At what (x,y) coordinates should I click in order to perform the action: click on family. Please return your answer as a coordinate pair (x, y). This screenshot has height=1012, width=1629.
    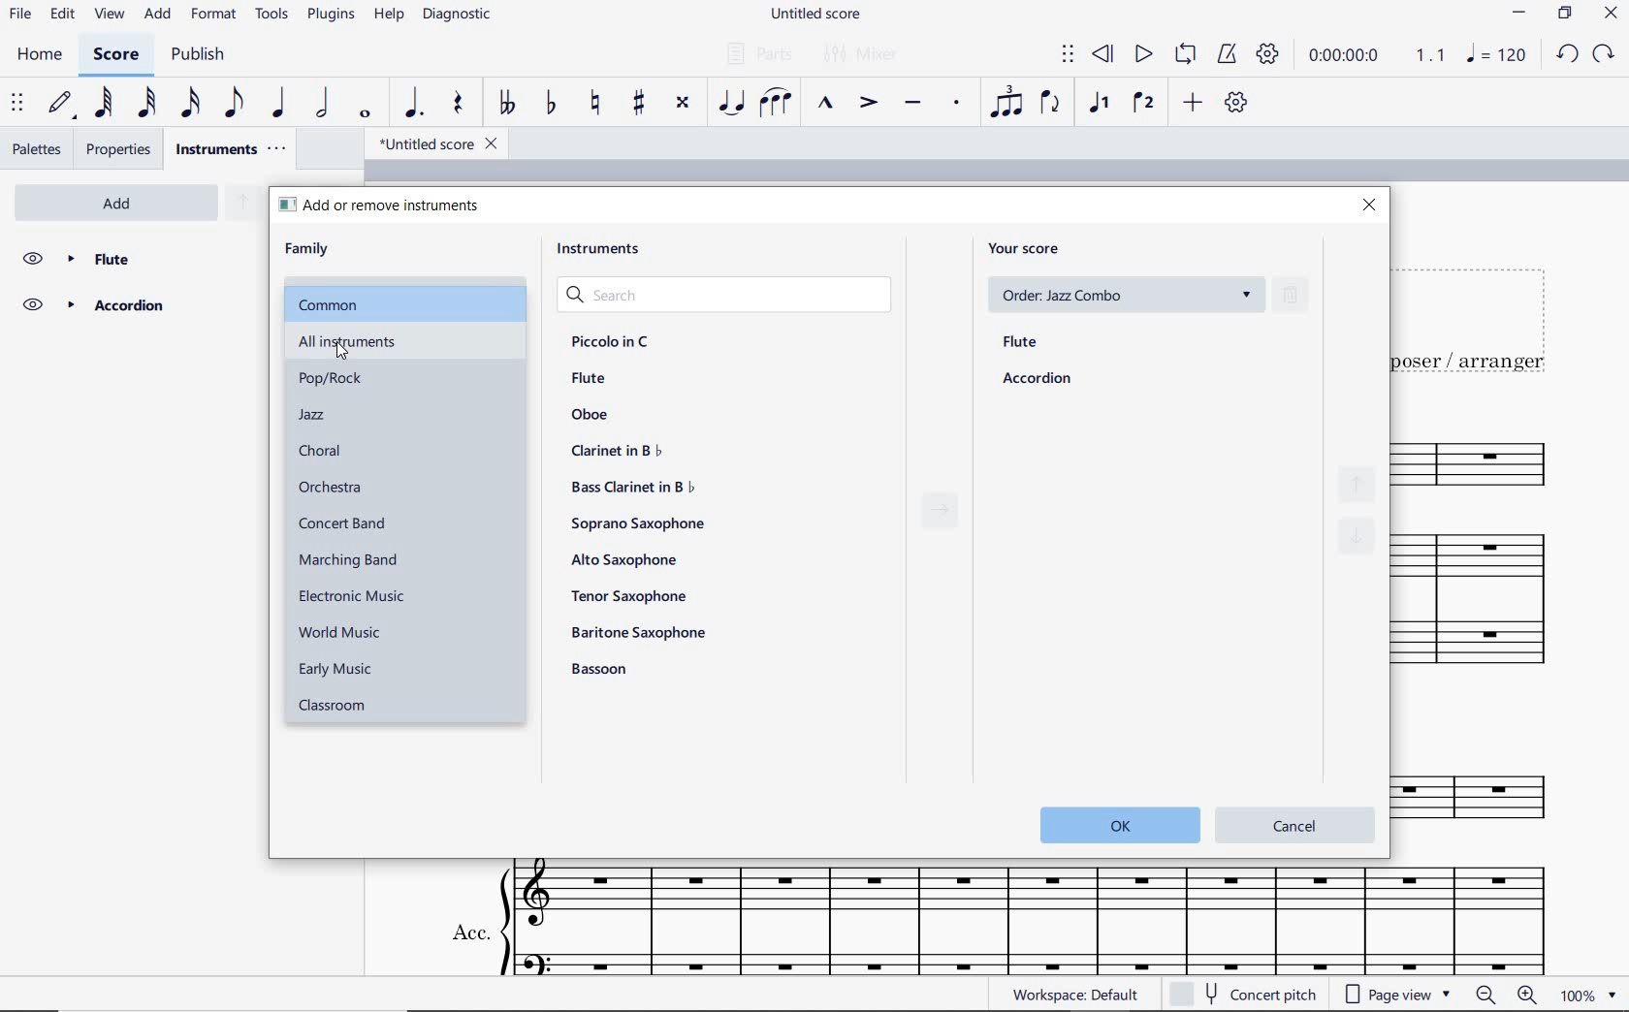
    Looking at the image, I should click on (307, 248).